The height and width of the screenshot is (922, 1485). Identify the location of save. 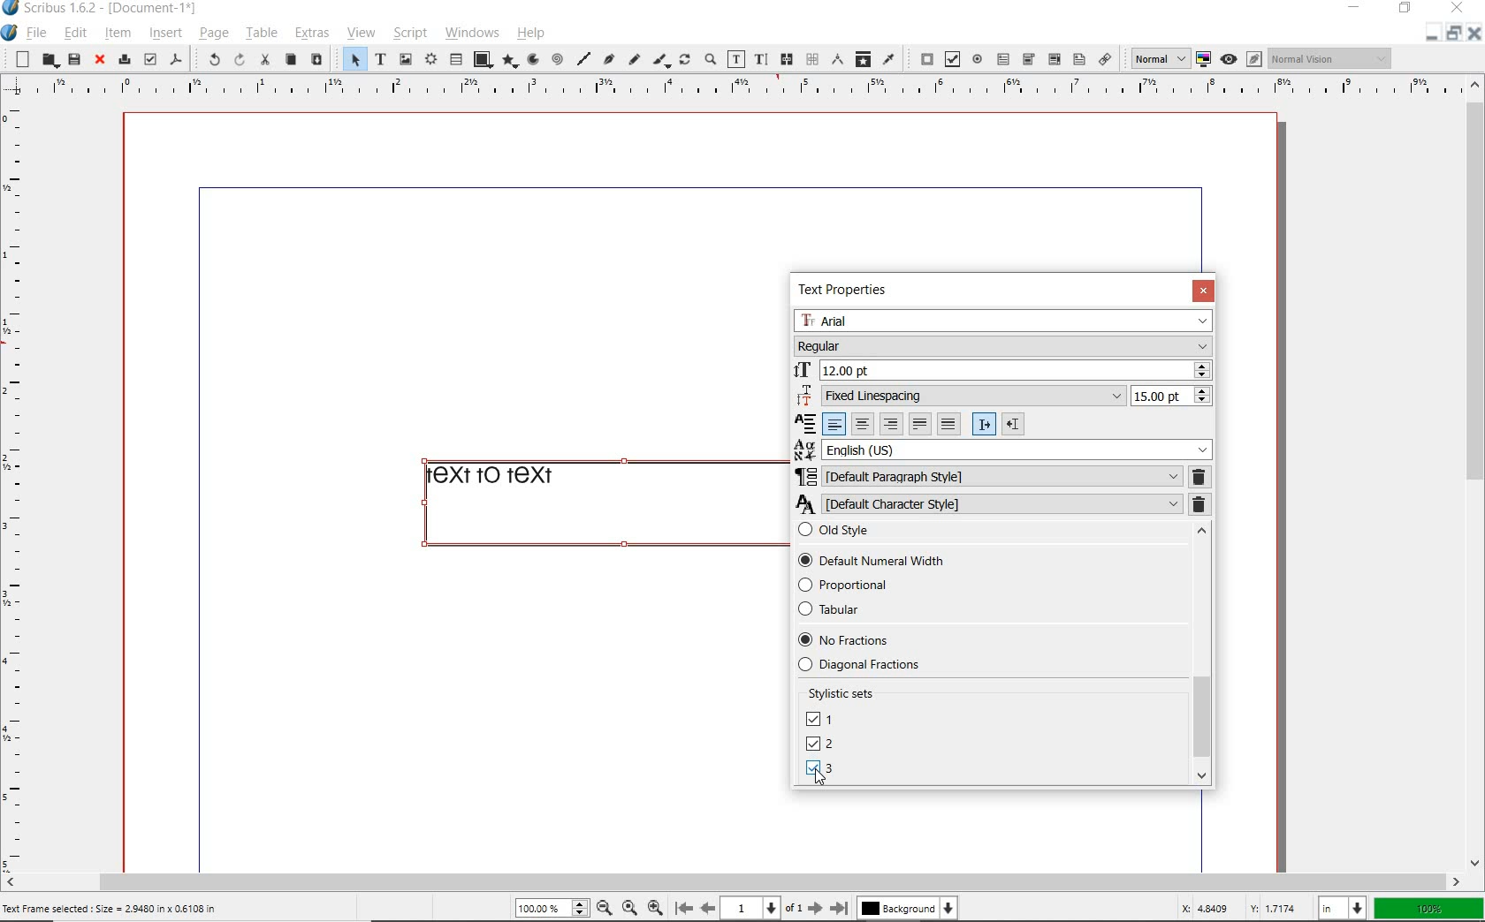
(73, 59).